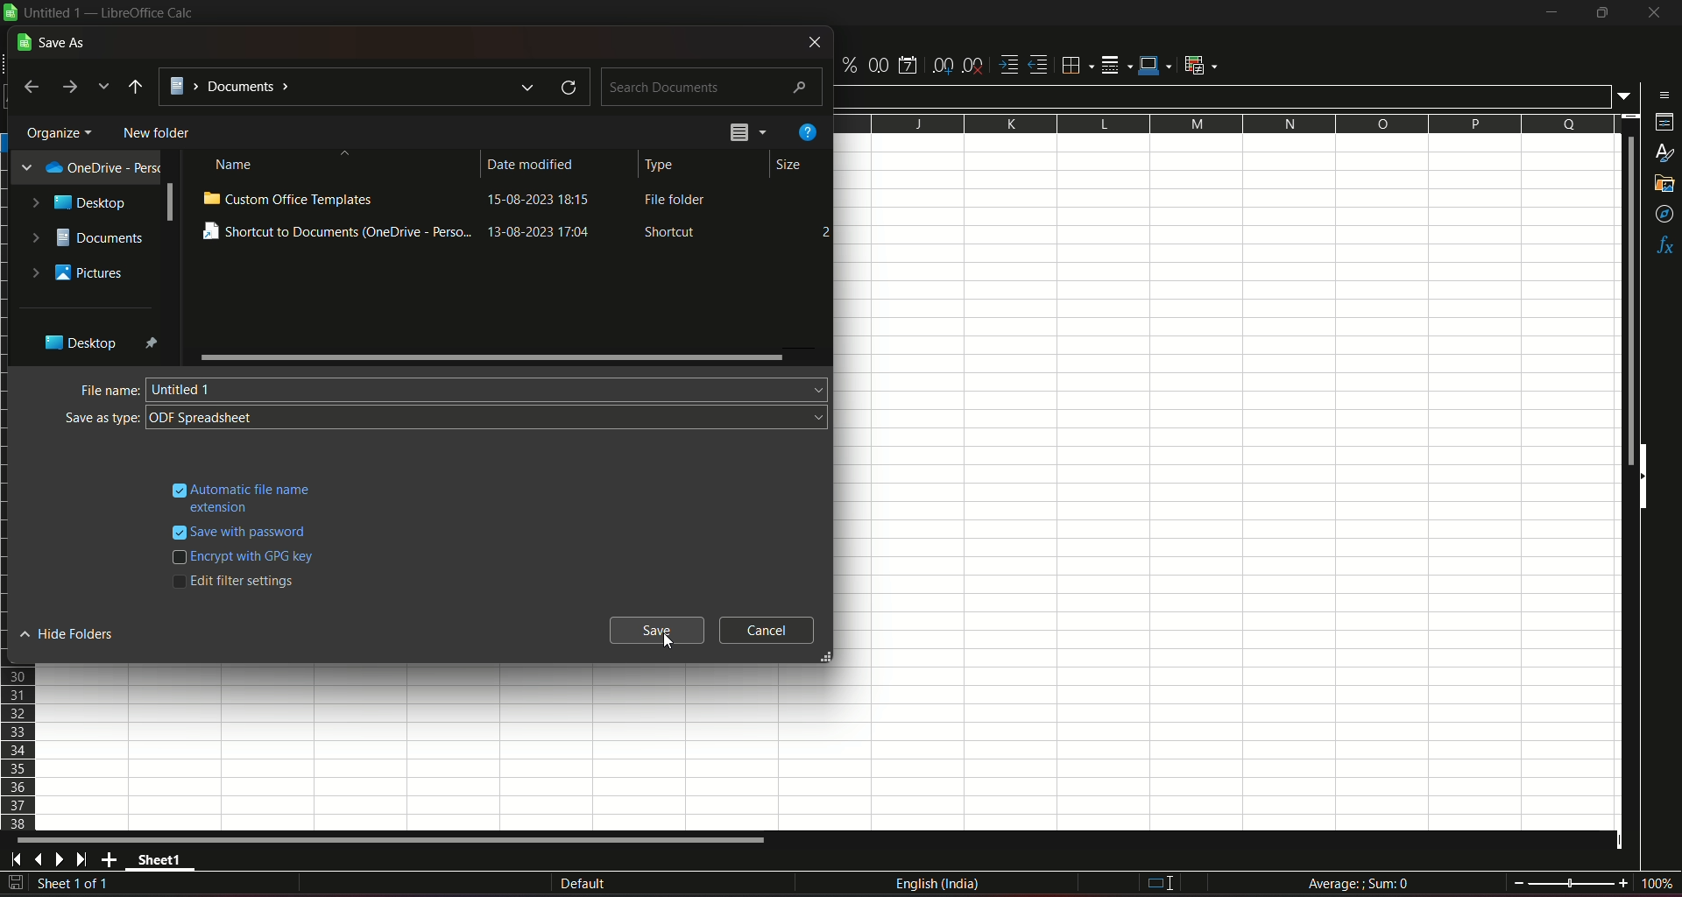 This screenshot has height=897, width=1682. Describe the element at coordinates (910, 64) in the screenshot. I see `format as date` at that location.